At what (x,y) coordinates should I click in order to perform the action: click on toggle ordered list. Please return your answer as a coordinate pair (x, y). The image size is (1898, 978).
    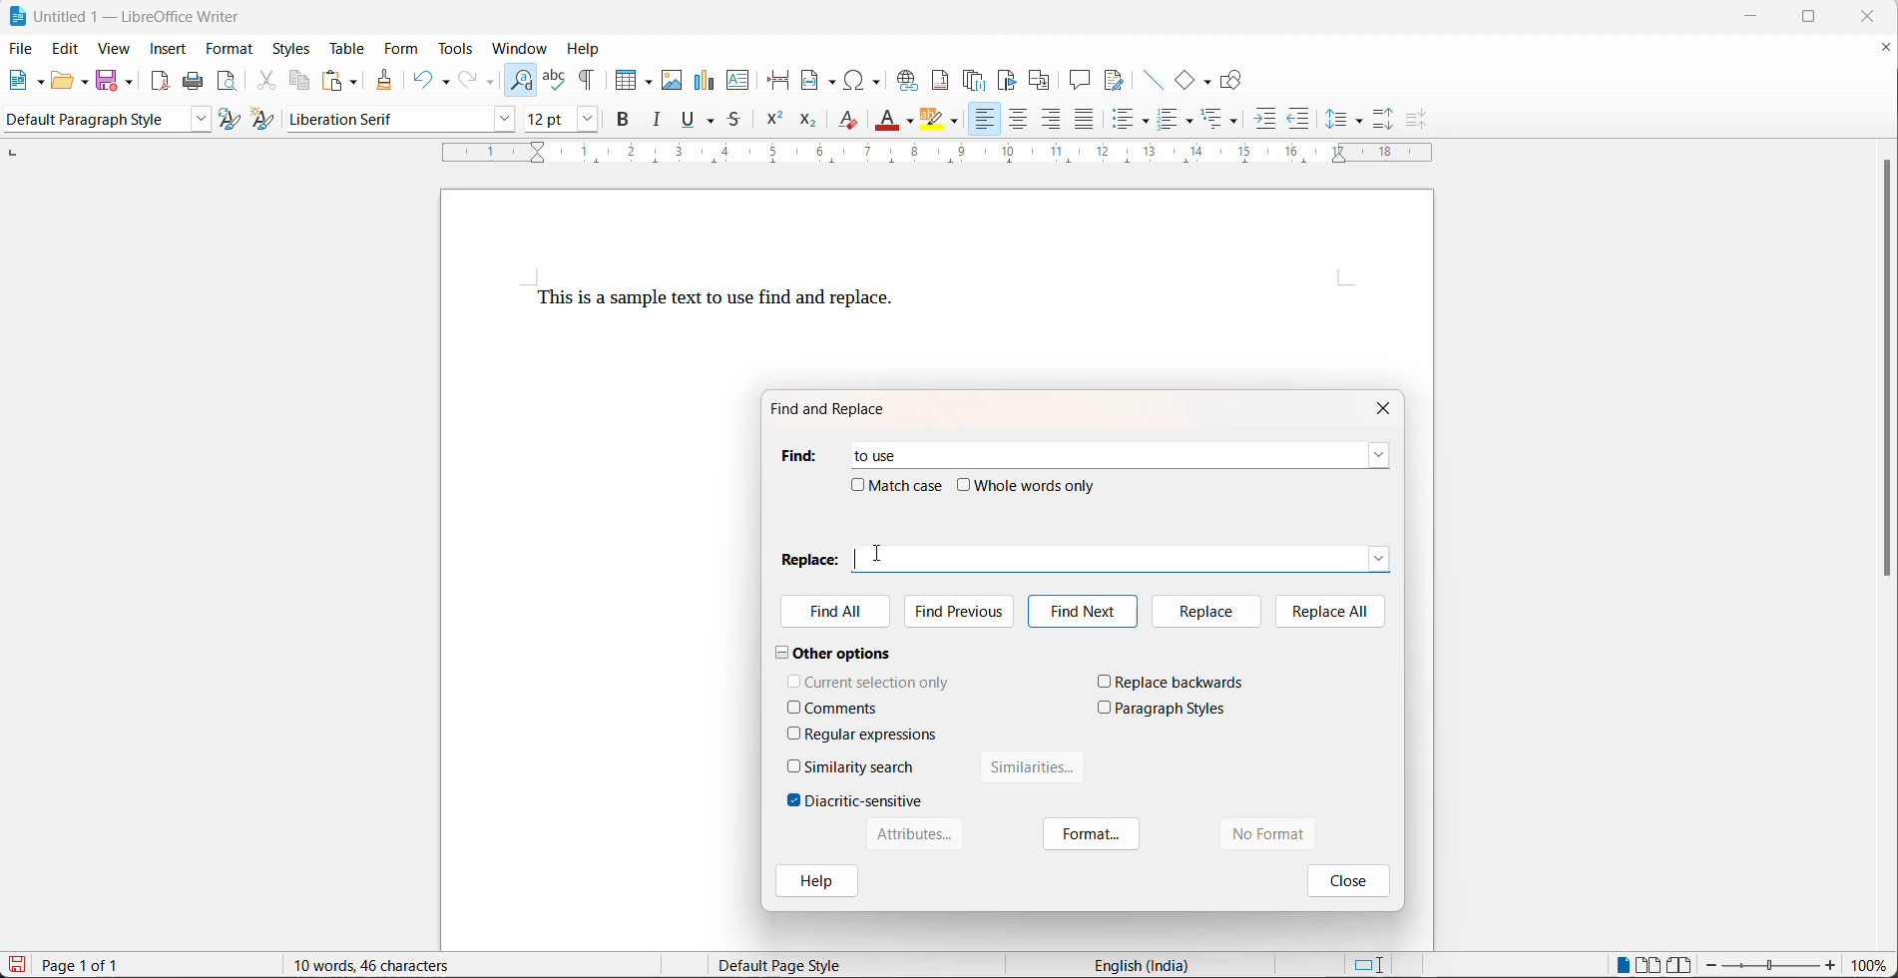
    Looking at the image, I should click on (1170, 121).